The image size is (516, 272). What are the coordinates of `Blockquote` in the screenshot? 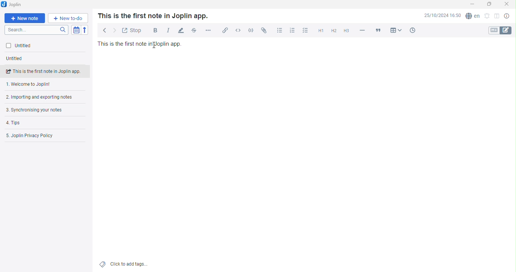 It's located at (379, 29).